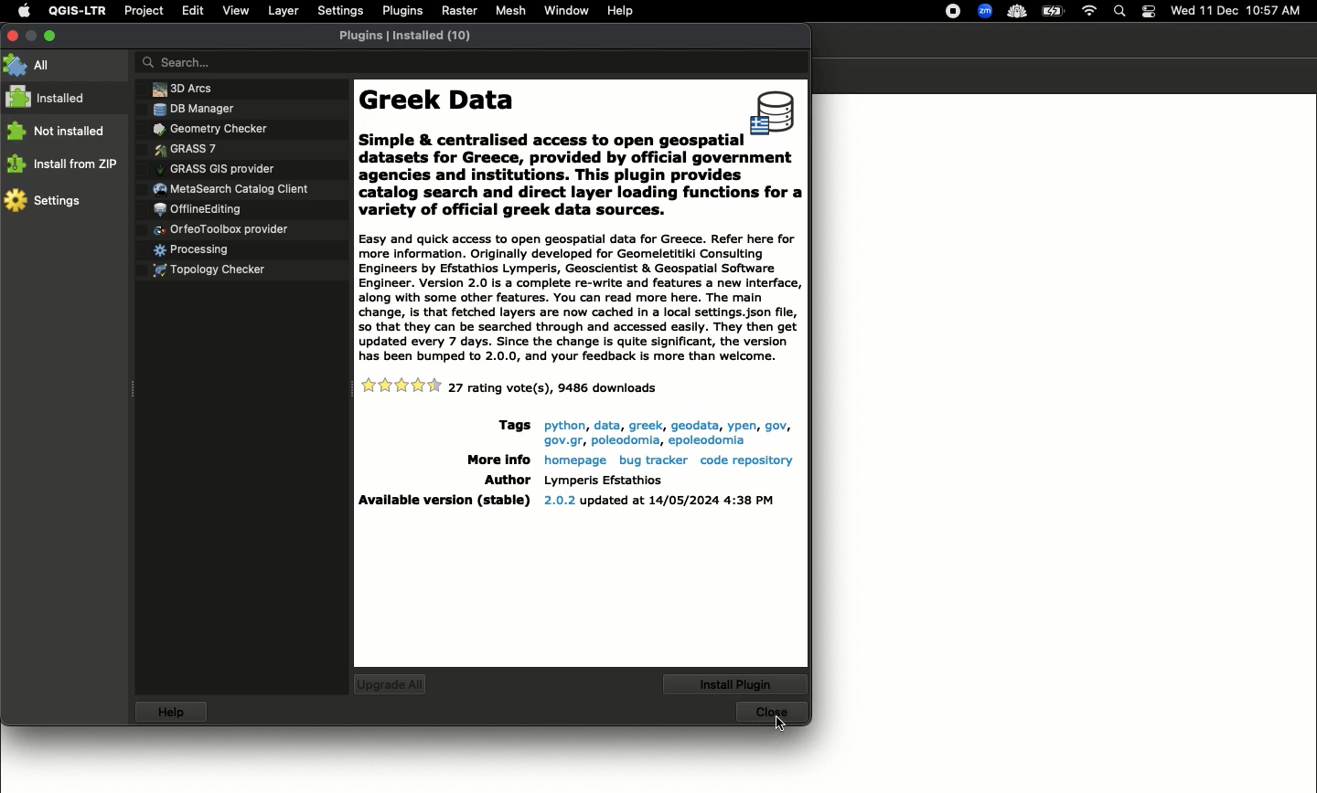 The height and width of the screenshot is (793, 1317). I want to click on Plugins installed , so click(407, 36).